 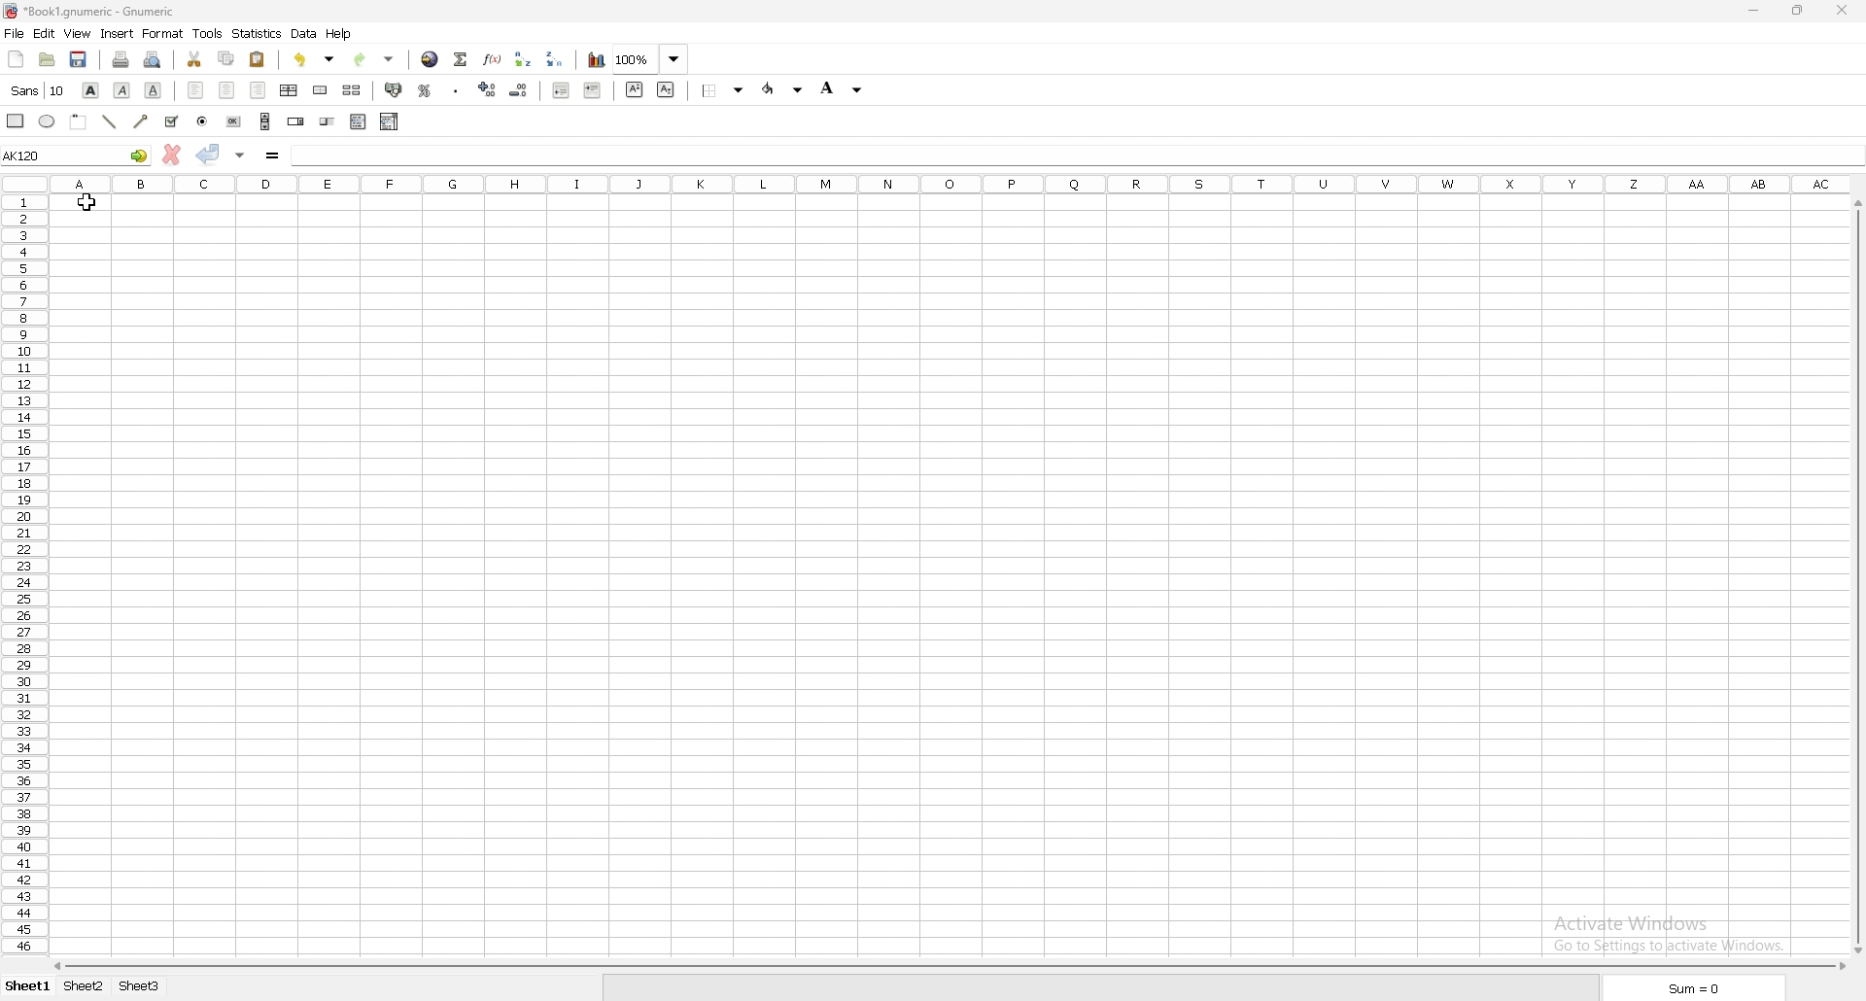 I want to click on cancel changes, so click(x=175, y=155).